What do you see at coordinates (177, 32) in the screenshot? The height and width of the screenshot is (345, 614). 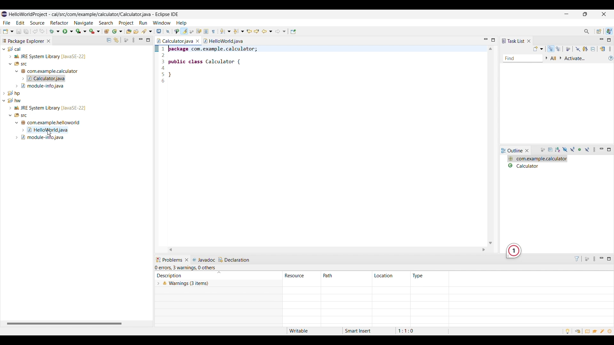 I see `Toggle Java editor breadcrumb` at bounding box center [177, 32].